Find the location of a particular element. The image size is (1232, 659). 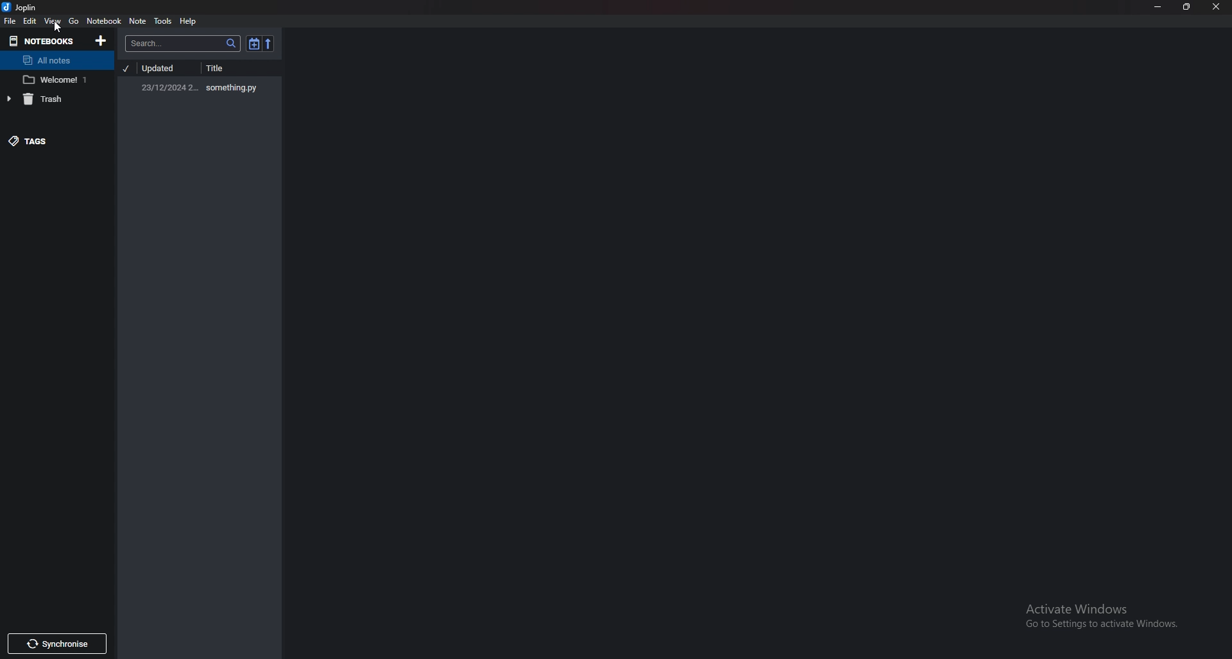

all notes is located at coordinates (55, 59).